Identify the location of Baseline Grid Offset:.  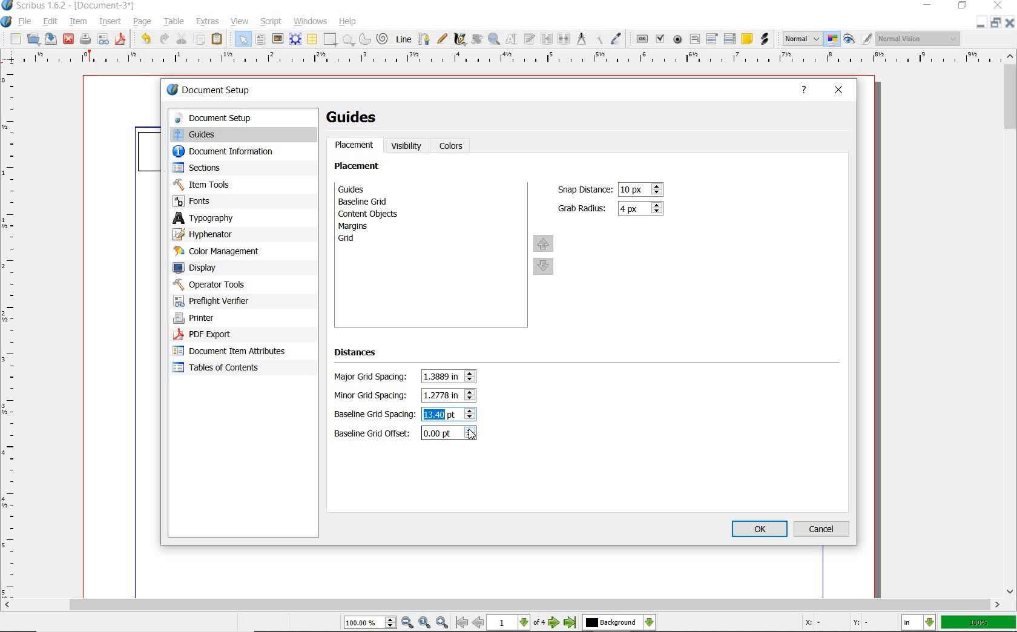
(374, 433).